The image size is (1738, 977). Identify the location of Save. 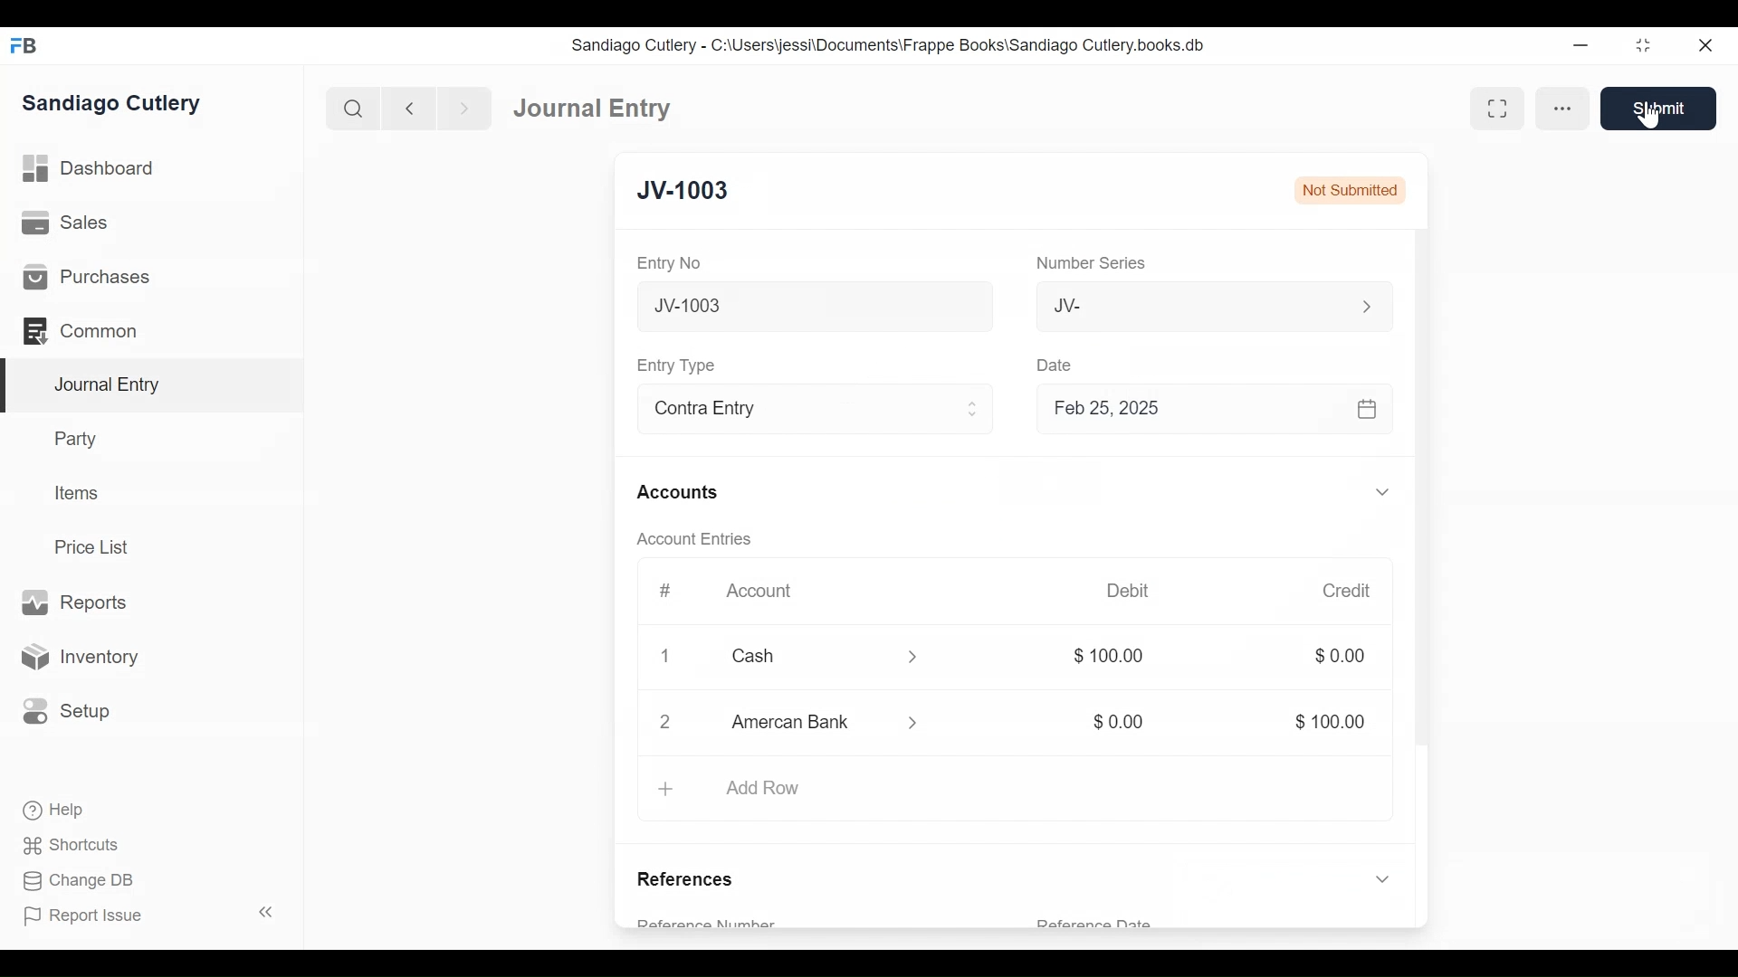
(1660, 109).